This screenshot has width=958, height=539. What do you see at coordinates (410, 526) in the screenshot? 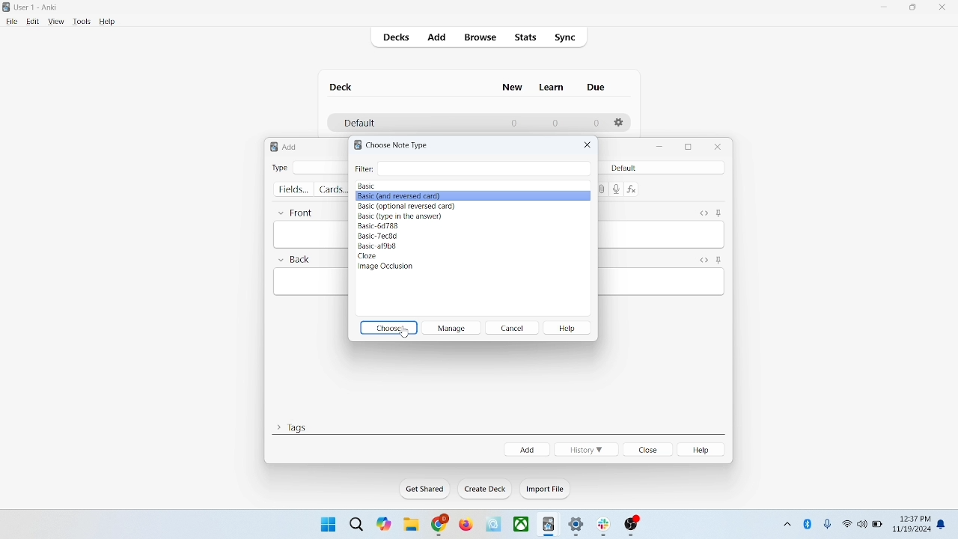
I see `folder` at bounding box center [410, 526].